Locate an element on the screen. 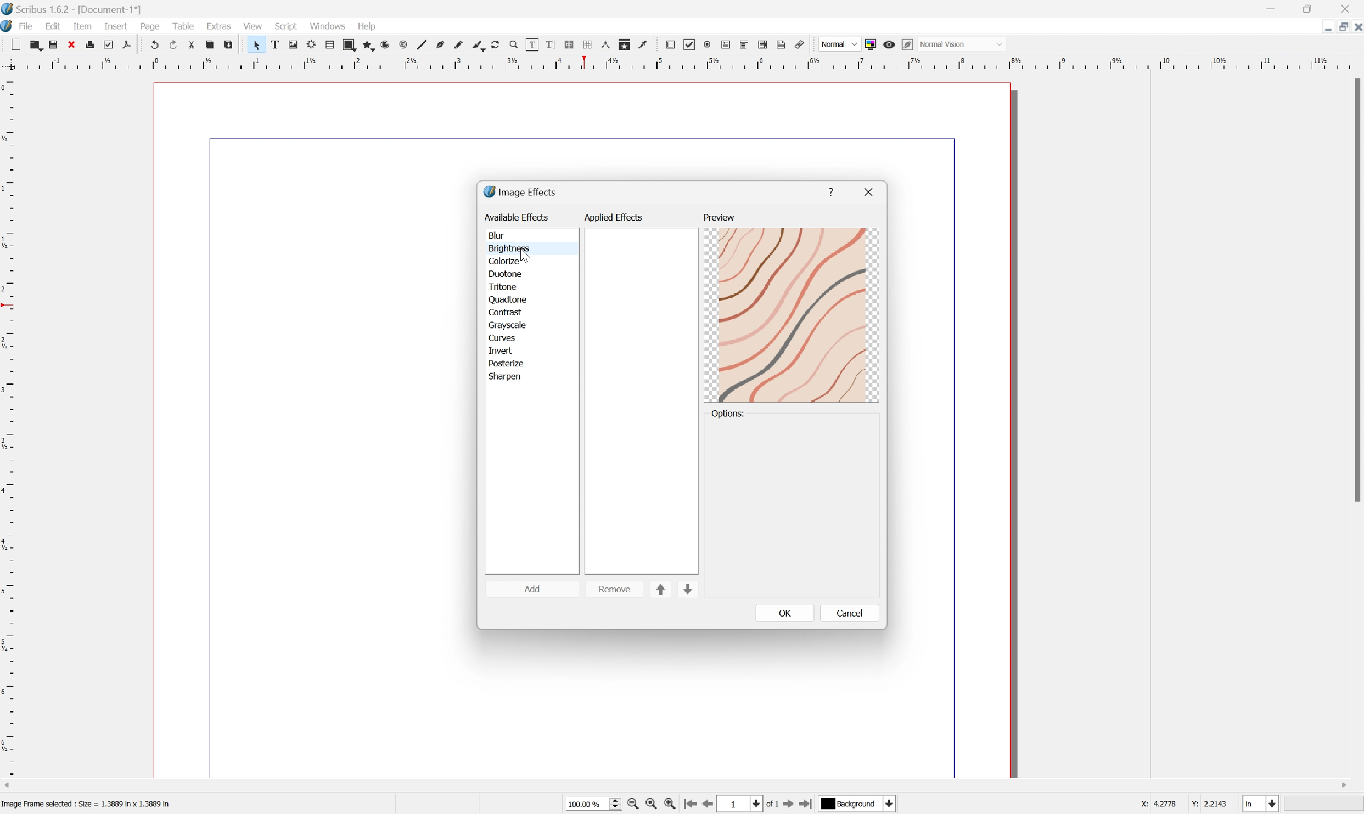  Toggle color management is located at coordinates (871, 43).